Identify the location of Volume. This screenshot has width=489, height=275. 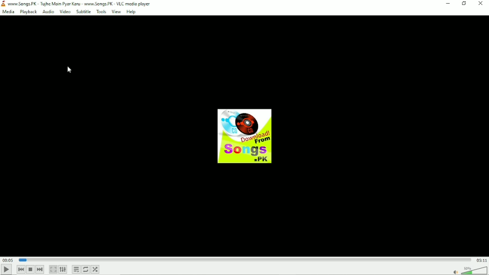
(469, 270).